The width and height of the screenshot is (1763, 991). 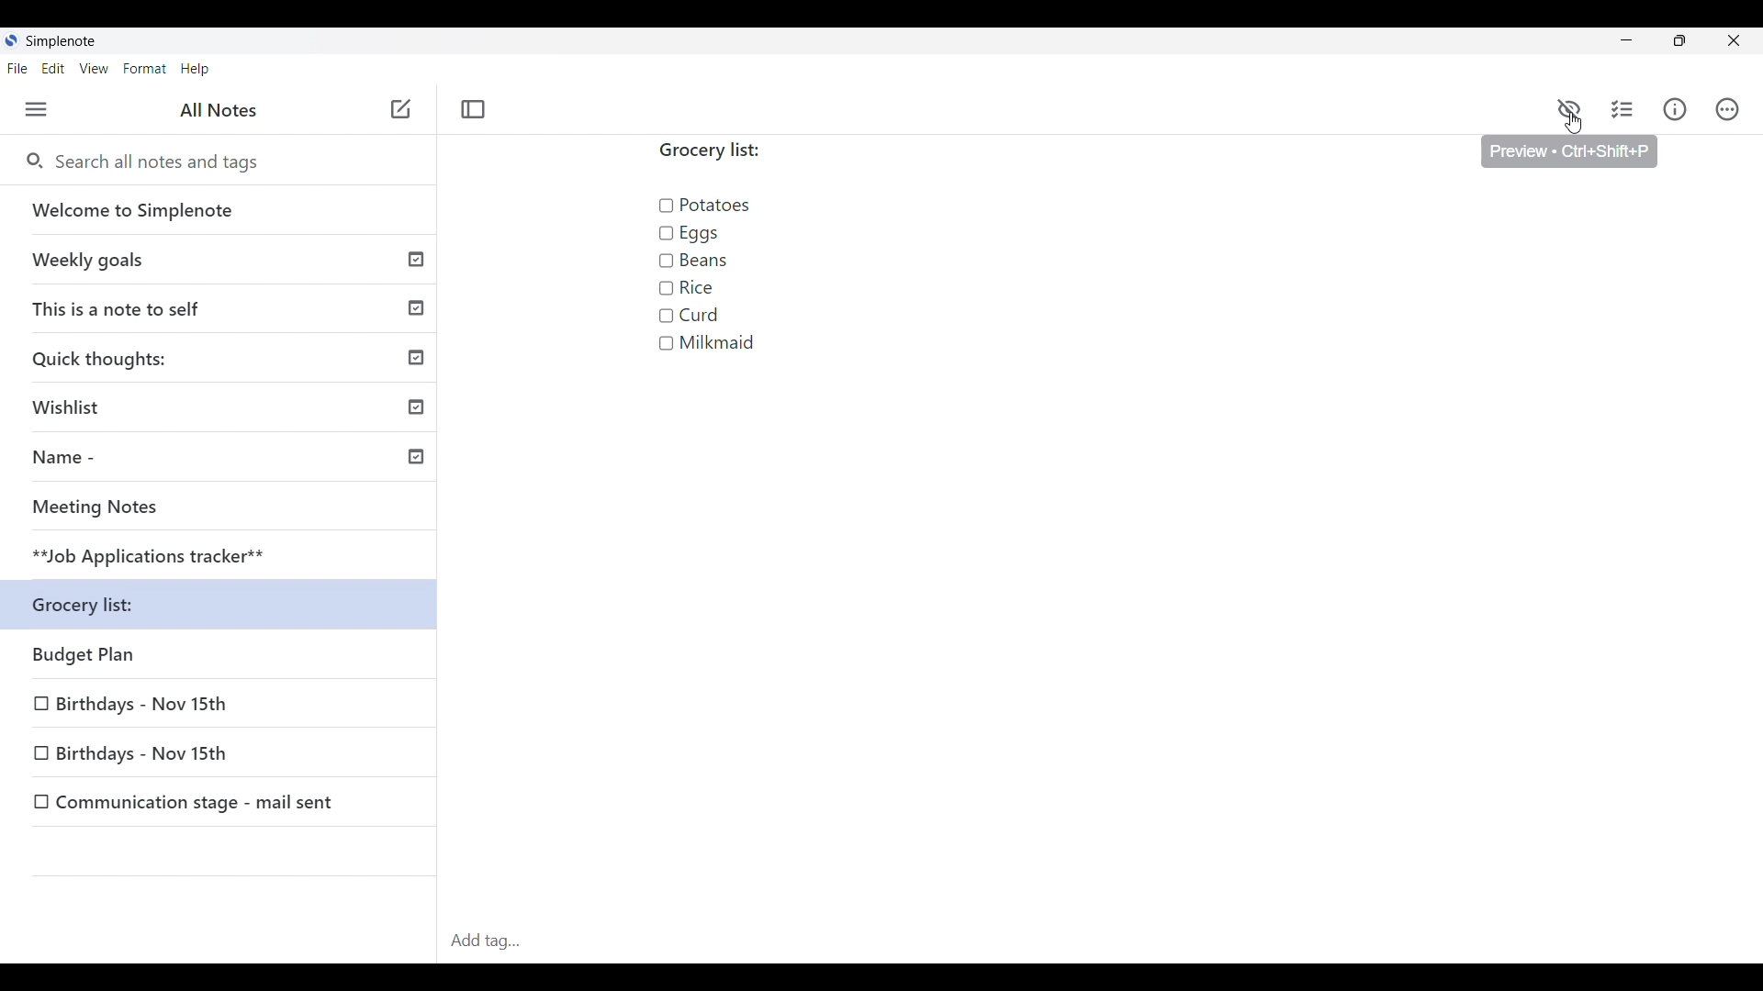 What do you see at coordinates (227, 262) in the screenshot?
I see `Weekly goals` at bounding box center [227, 262].